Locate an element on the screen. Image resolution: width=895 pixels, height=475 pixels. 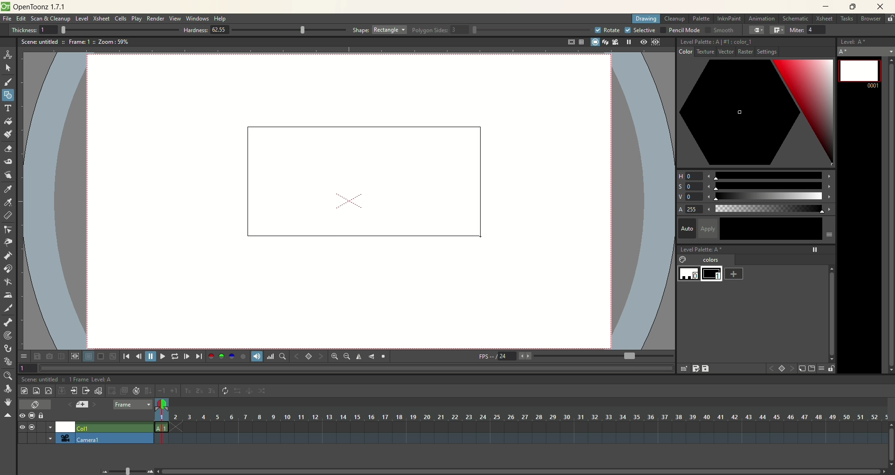
previous frame is located at coordinates (138, 356).